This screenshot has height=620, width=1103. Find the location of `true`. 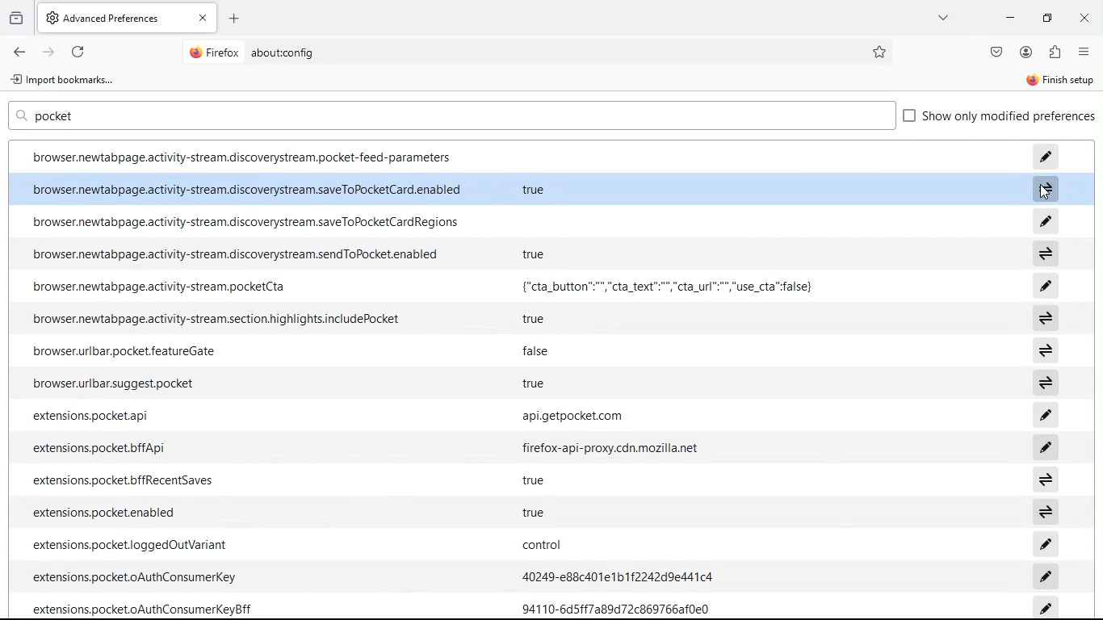

true is located at coordinates (539, 252).